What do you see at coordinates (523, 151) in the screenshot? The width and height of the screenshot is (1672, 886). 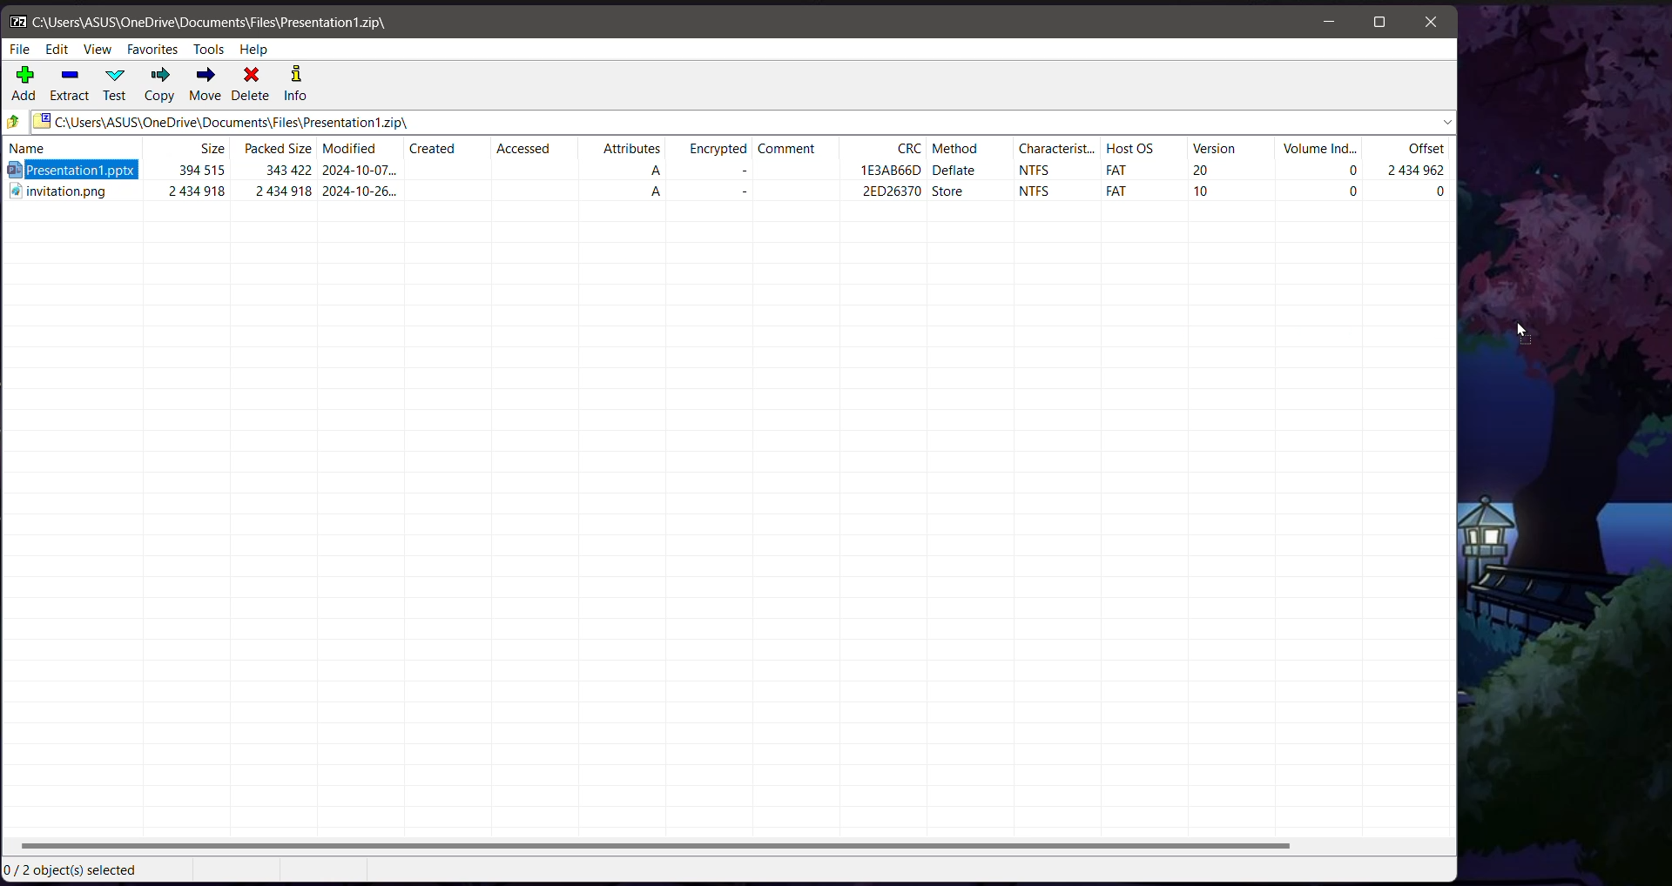 I see `Accessed` at bounding box center [523, 151].